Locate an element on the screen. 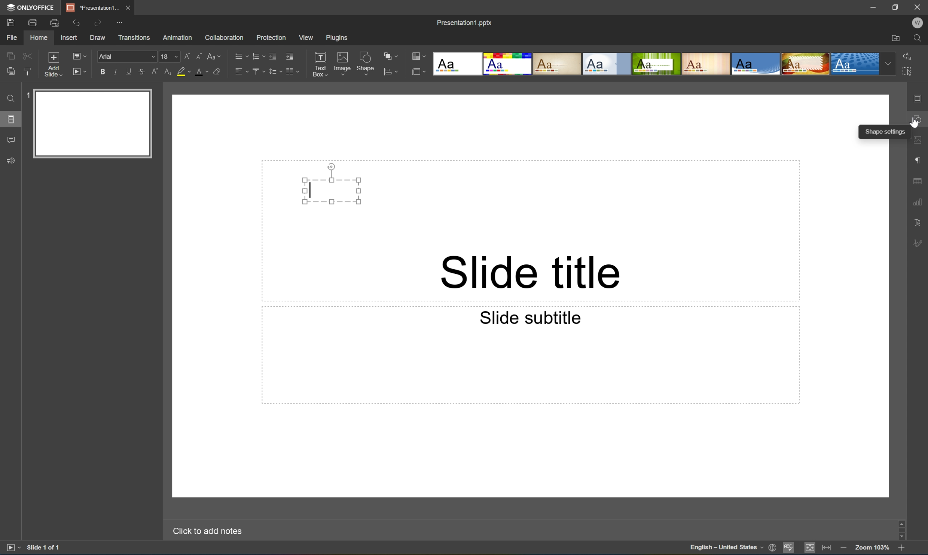  Save is located at coordinates (9, 22).